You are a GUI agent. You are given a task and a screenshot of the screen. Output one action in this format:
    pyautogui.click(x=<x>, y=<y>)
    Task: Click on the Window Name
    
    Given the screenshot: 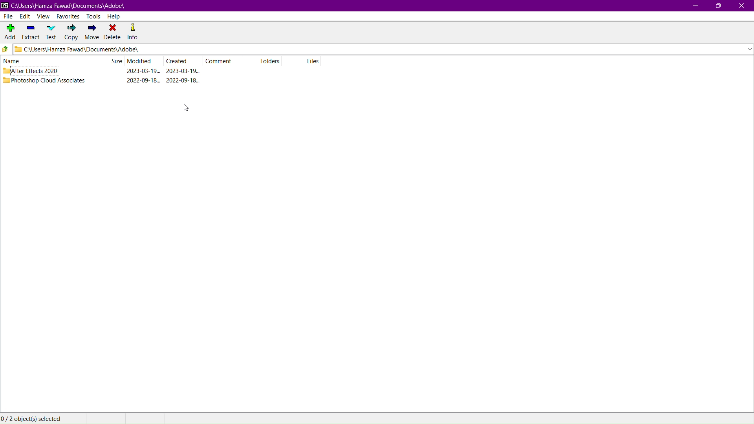 What is the action you would take?
    pyautogui.click(x=64, y=6)
    